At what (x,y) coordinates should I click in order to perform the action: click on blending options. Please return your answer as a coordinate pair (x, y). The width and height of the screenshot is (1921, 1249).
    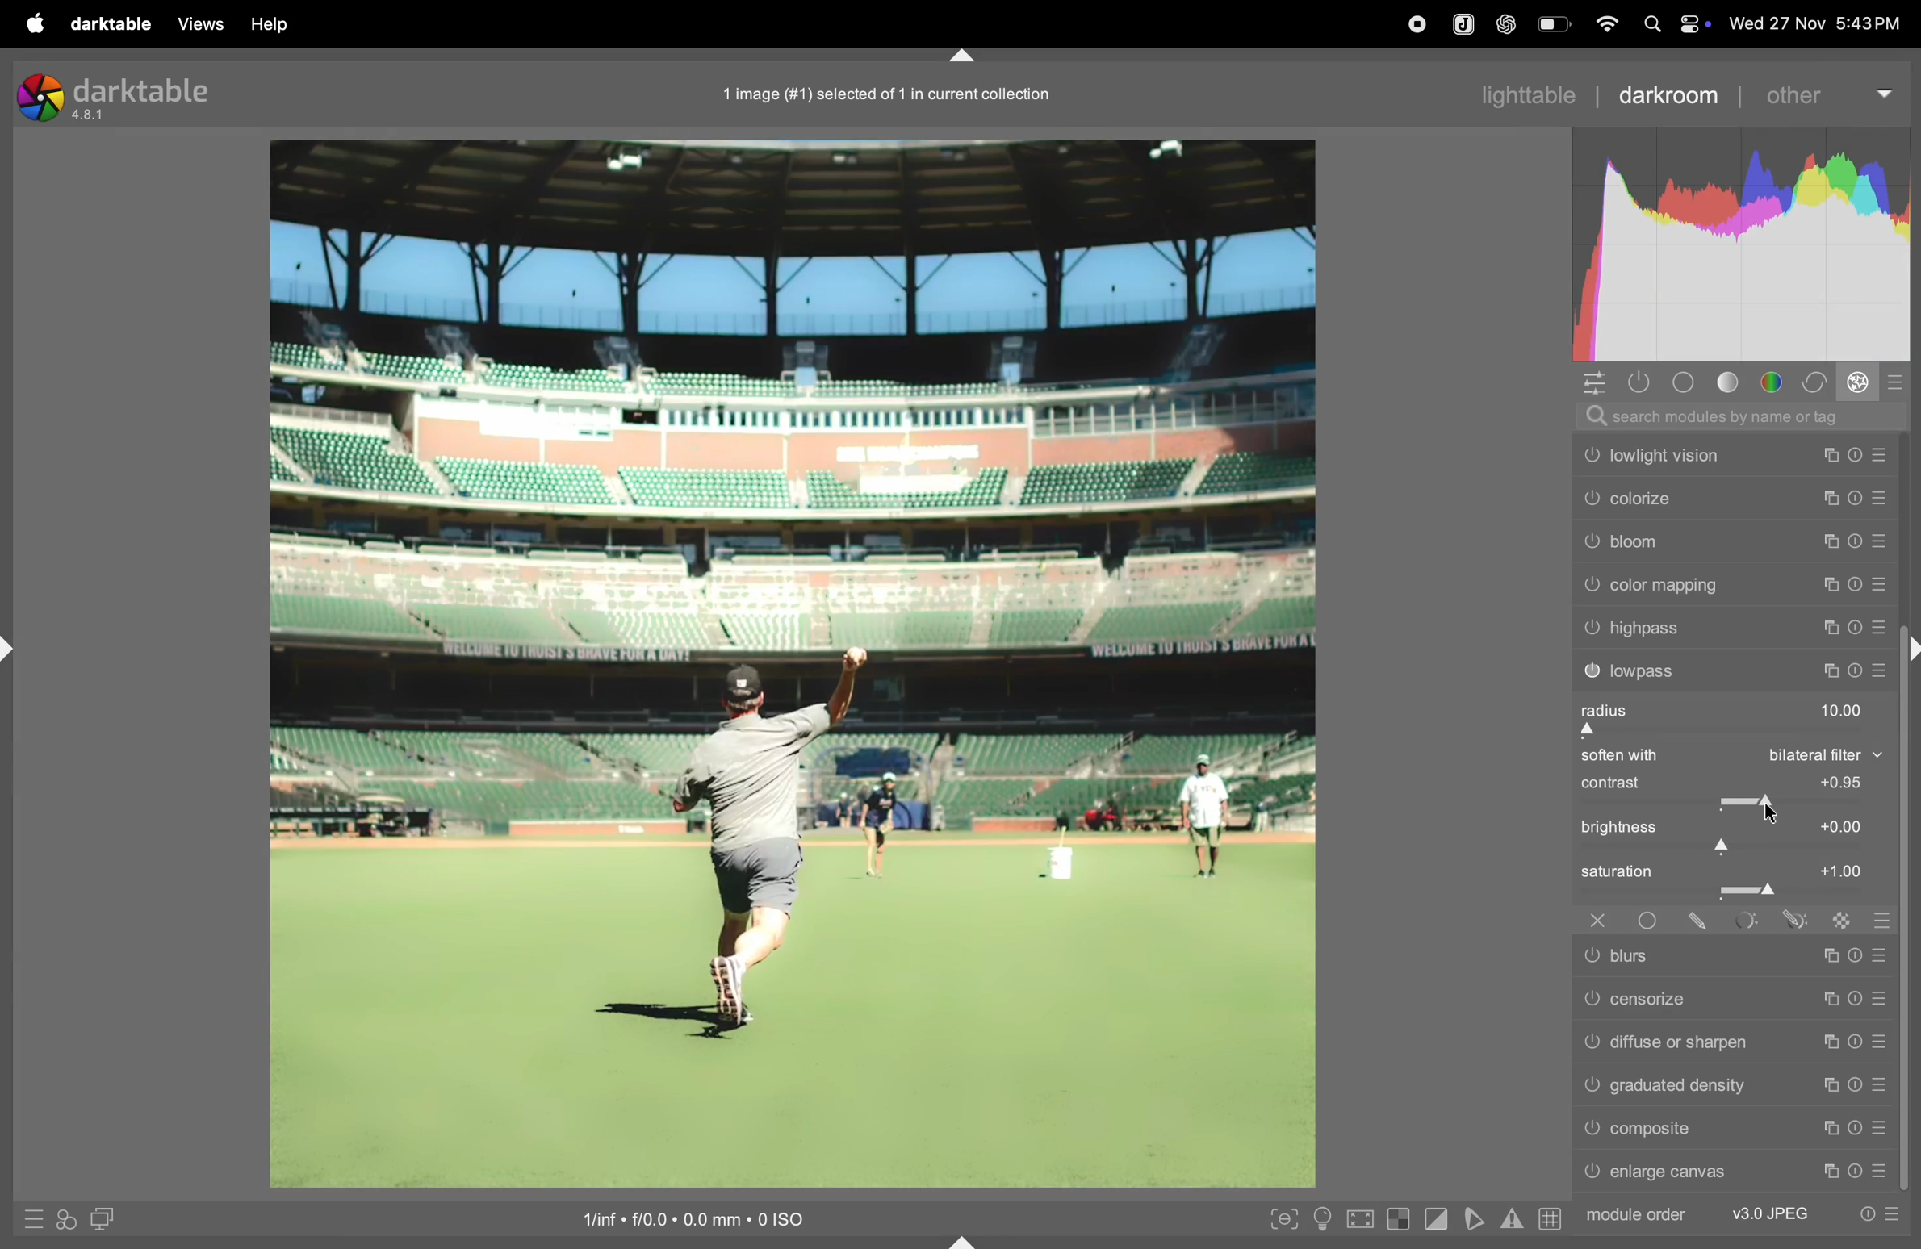
    Looking at the image, I should click on (1883, 921).